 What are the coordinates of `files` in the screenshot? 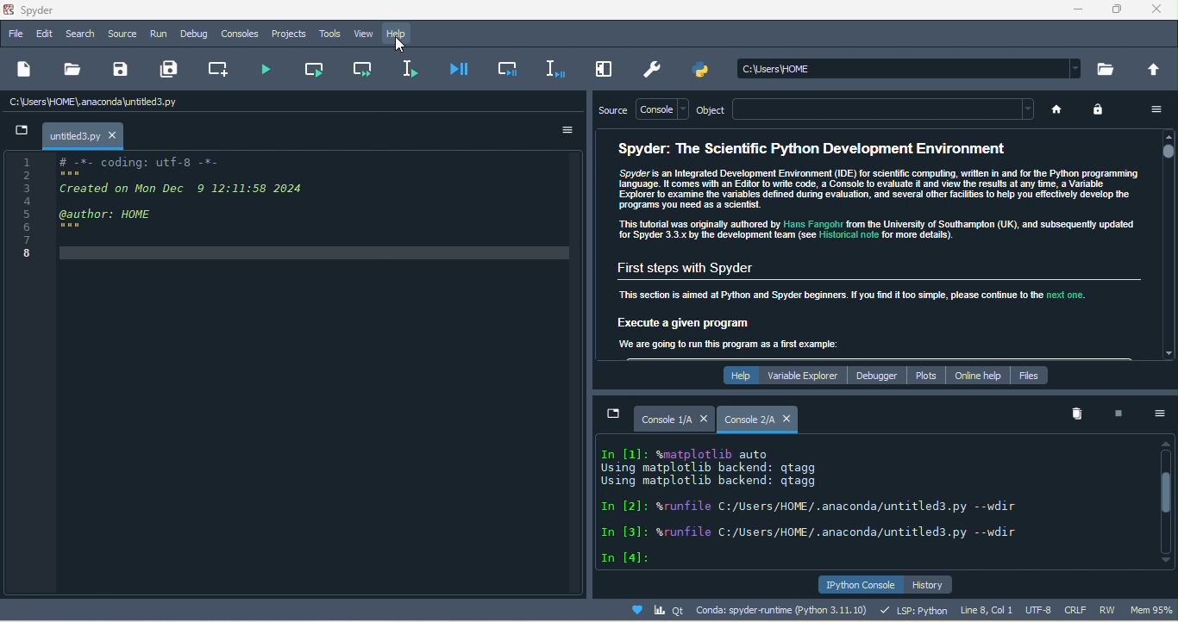 It's located at (1034, 374).